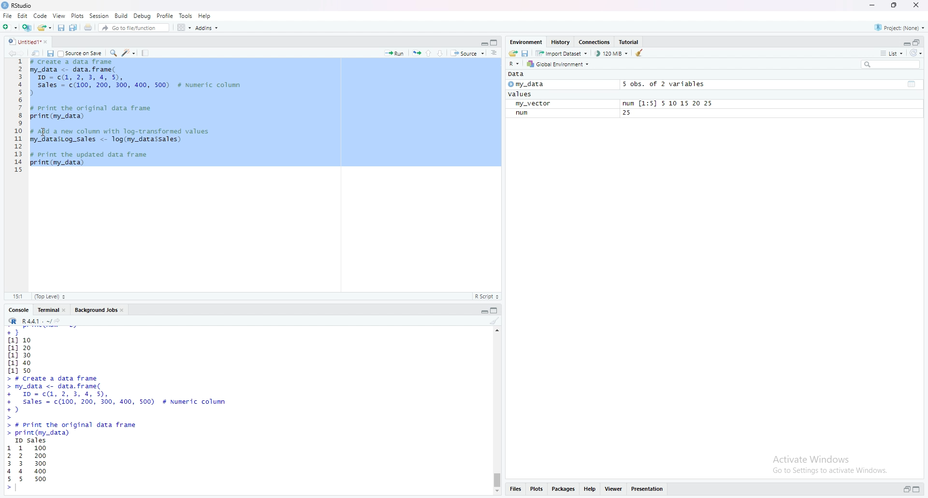  I want to click on go to previous section/chunk, so click(430, 53).